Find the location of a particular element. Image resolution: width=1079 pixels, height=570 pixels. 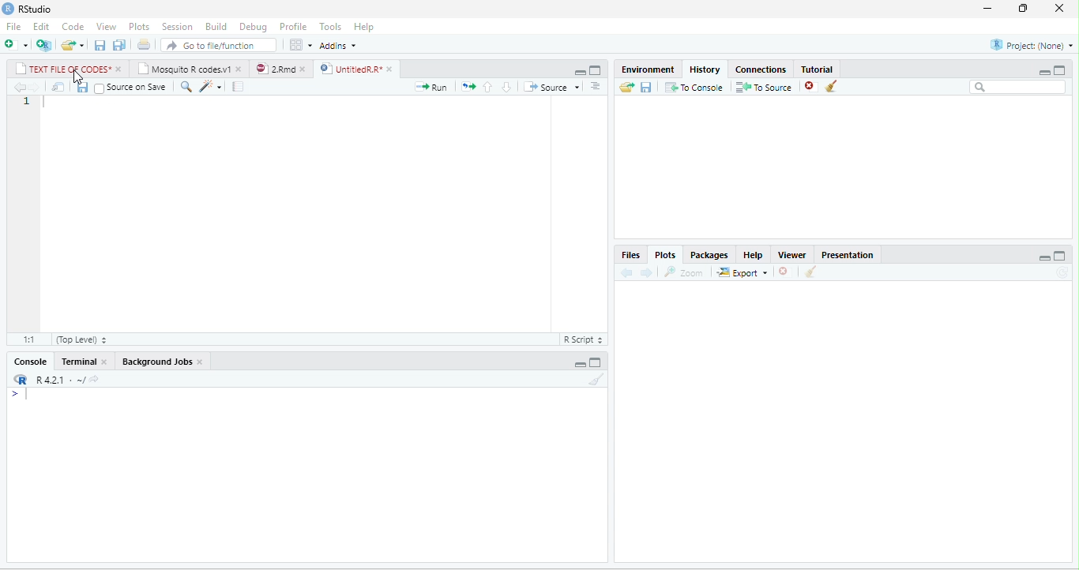

Plots is located at coordinates (666, 255).